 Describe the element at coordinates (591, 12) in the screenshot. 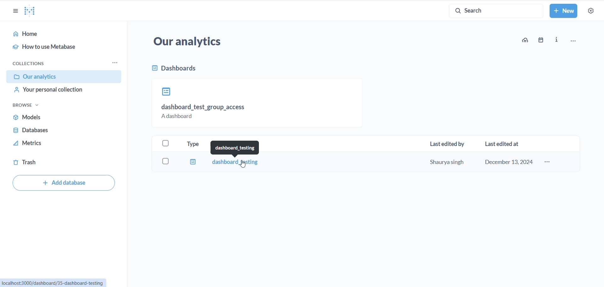

I see `setting` at that location.